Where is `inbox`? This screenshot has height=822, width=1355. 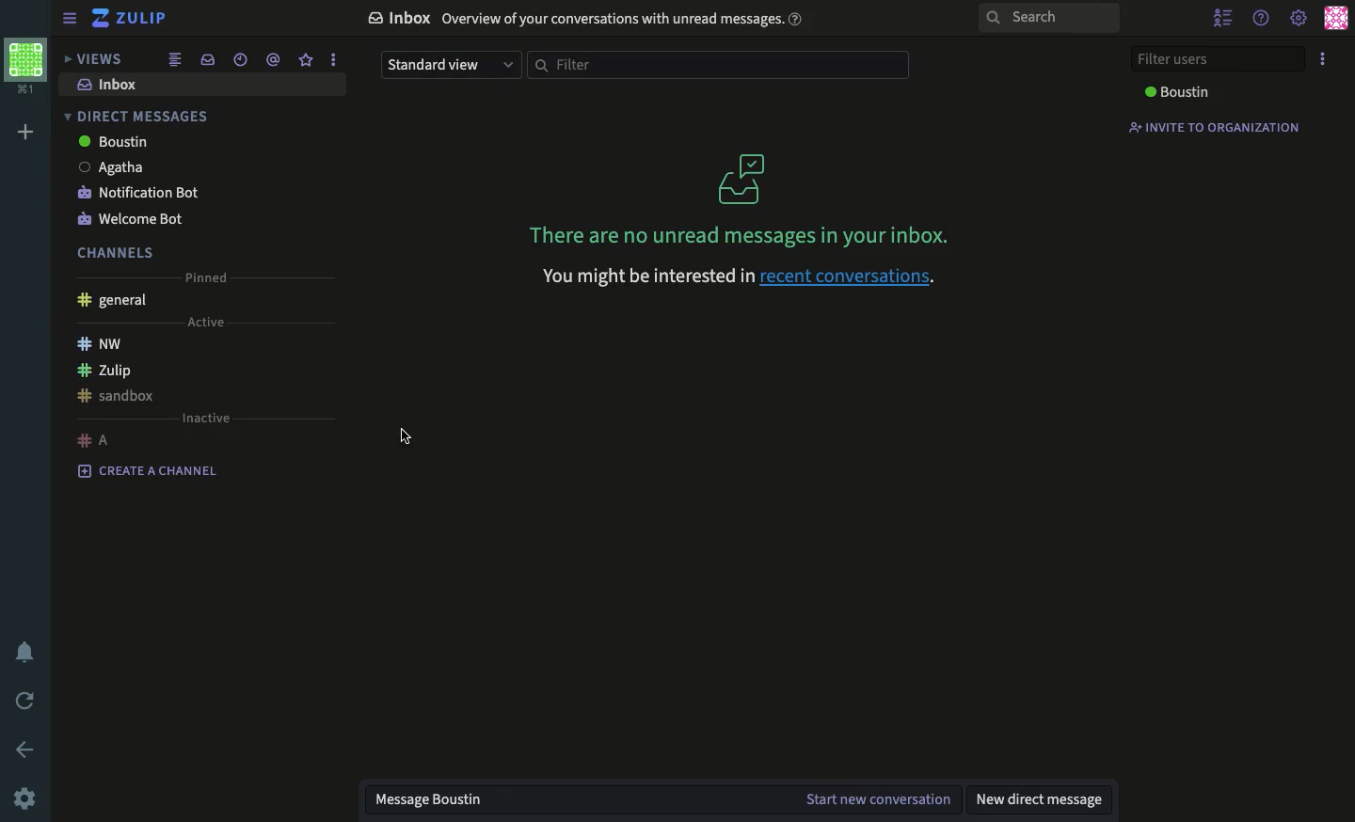
inbox is located at coordinates (111, 84).